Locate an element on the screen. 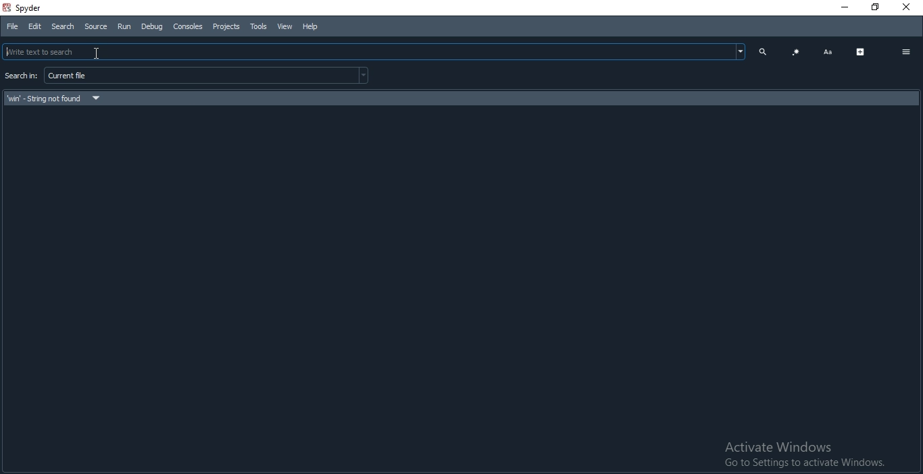 This screenshot has width=923, height=474. options is located at coordinates (906, 51).